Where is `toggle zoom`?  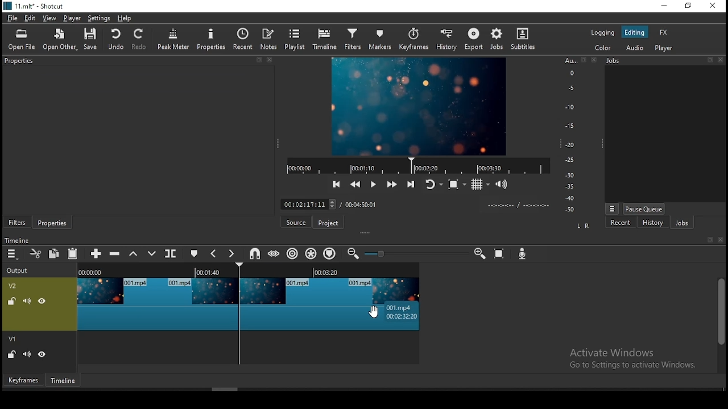 toggle zoom is located at coordinates (456, 183).